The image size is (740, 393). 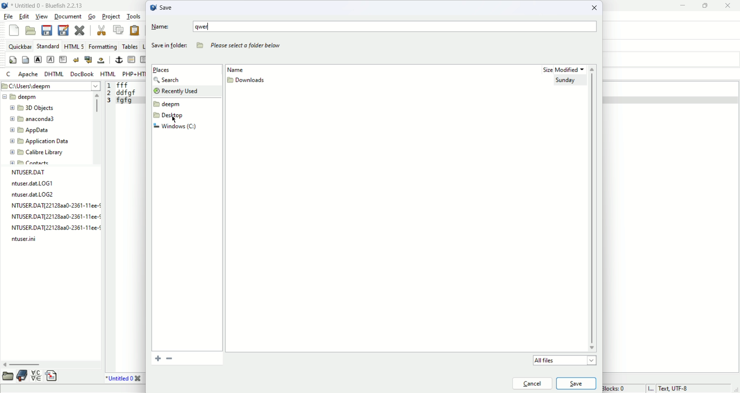 What do you see at coordinates (38, 59) in the screenshot?
I see `strong` at bounding box center [38, 59].